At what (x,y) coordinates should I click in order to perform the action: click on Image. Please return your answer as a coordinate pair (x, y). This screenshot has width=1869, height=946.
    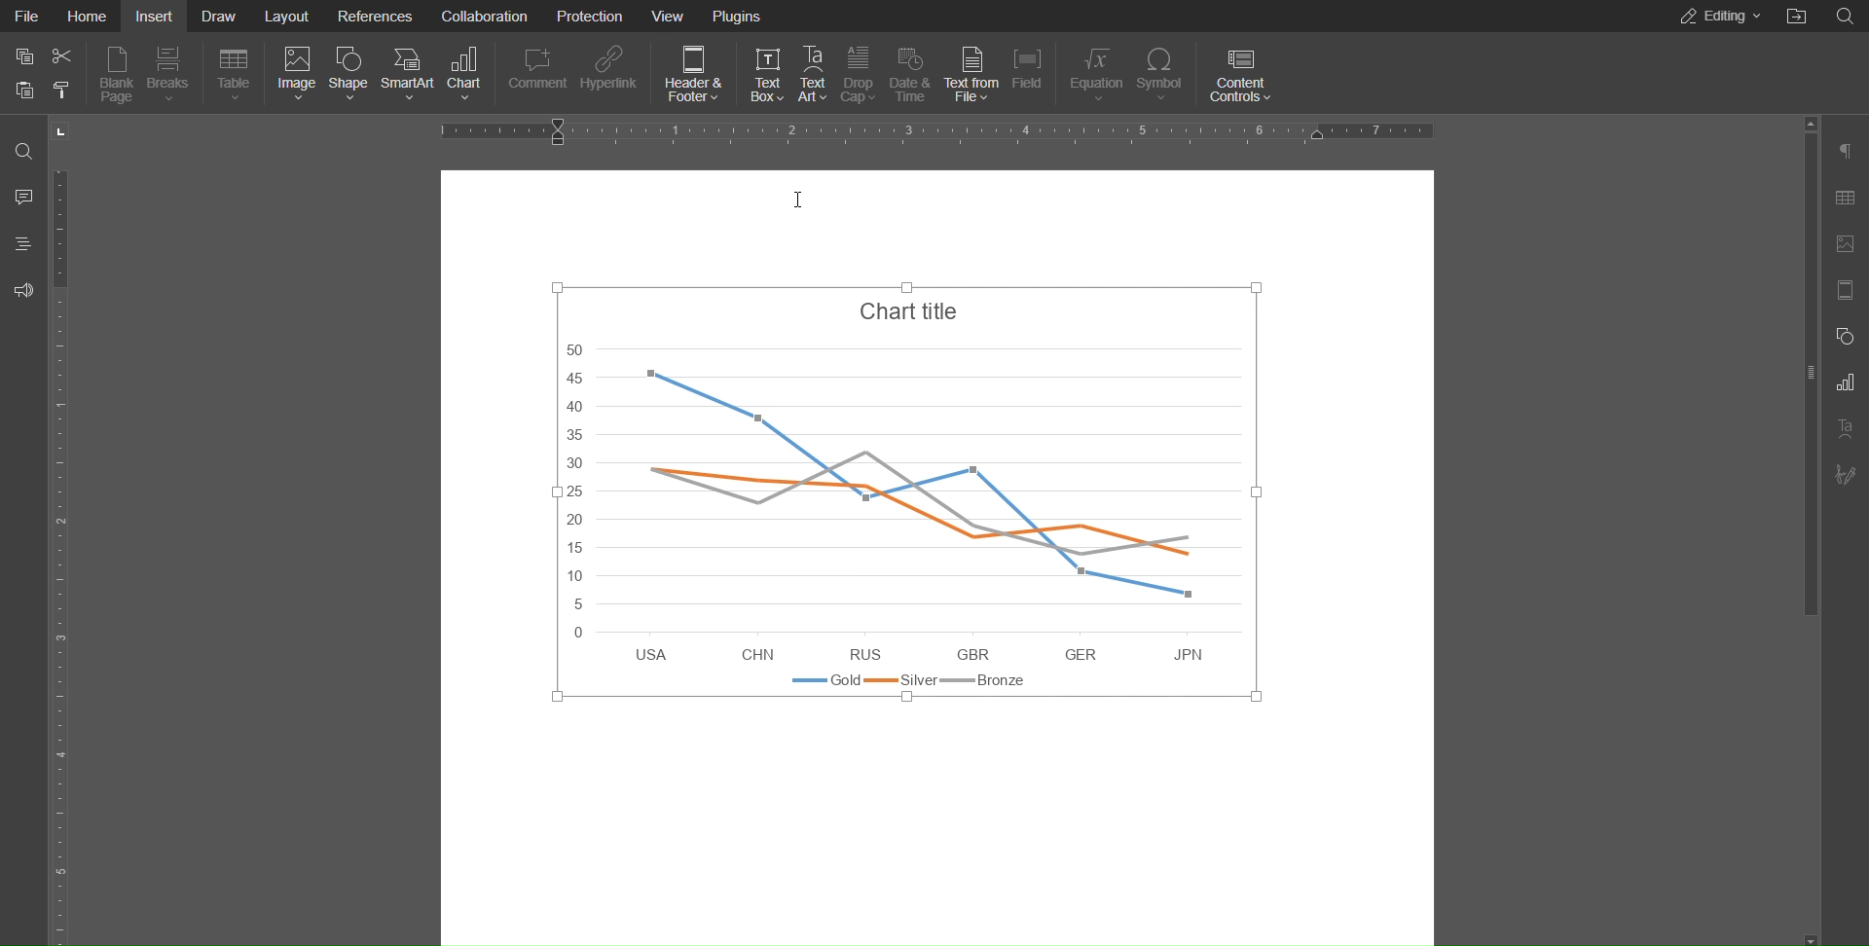
    Looking at the image, I should click on (296, 77).